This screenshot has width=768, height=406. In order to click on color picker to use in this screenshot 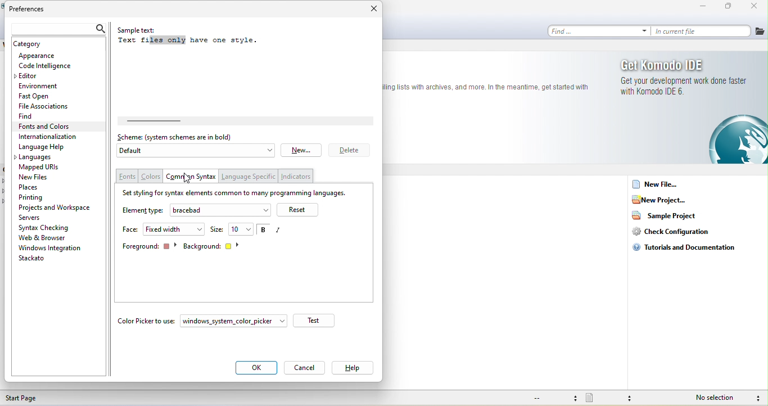, I will do `click(147, 321)`.